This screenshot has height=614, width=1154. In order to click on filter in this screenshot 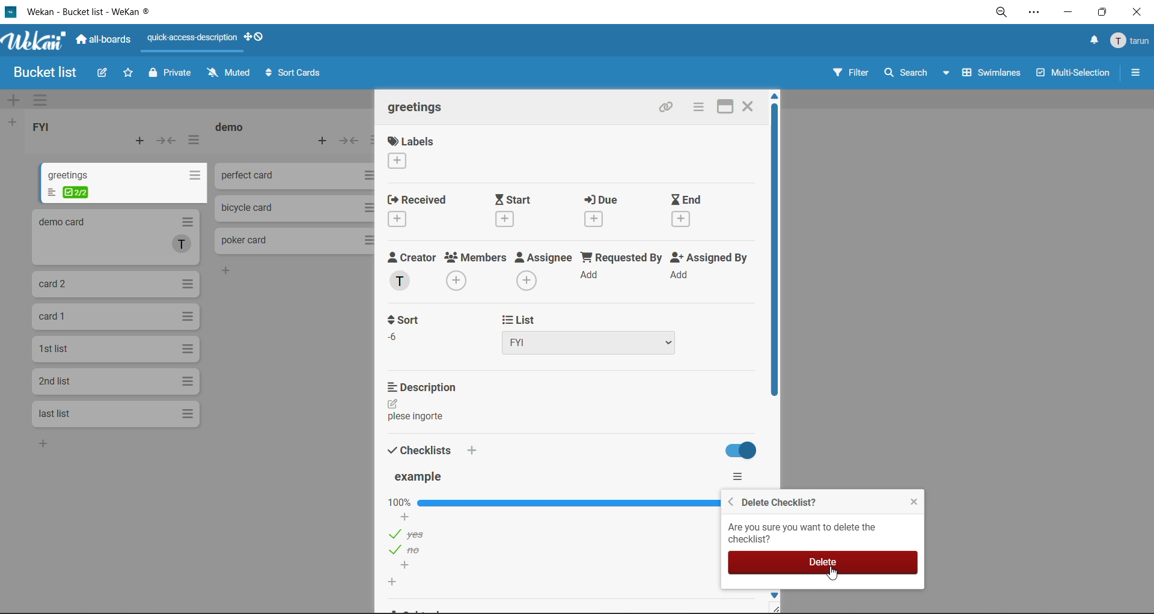, I will do `click(848, 72)`.